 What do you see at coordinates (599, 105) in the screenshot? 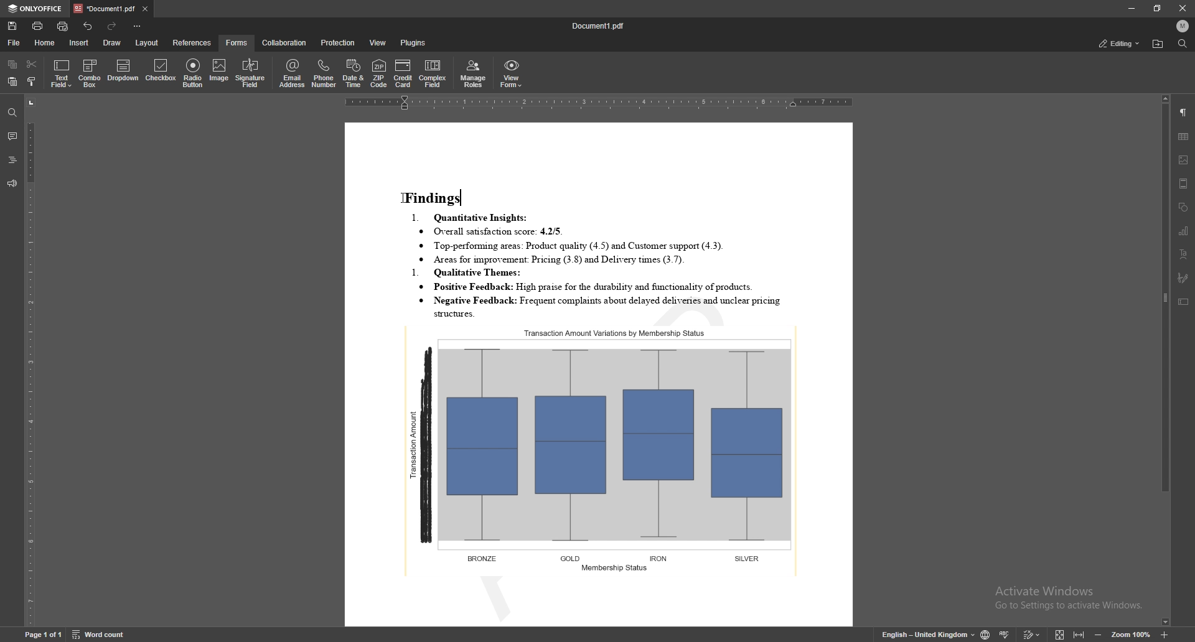
I see `horizontal scale` at bounding box center [599, 105].